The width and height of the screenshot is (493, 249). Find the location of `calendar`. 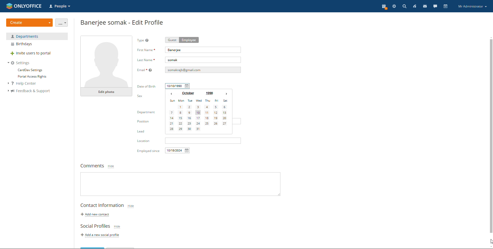

calendar is located at coordinates (199, 116).